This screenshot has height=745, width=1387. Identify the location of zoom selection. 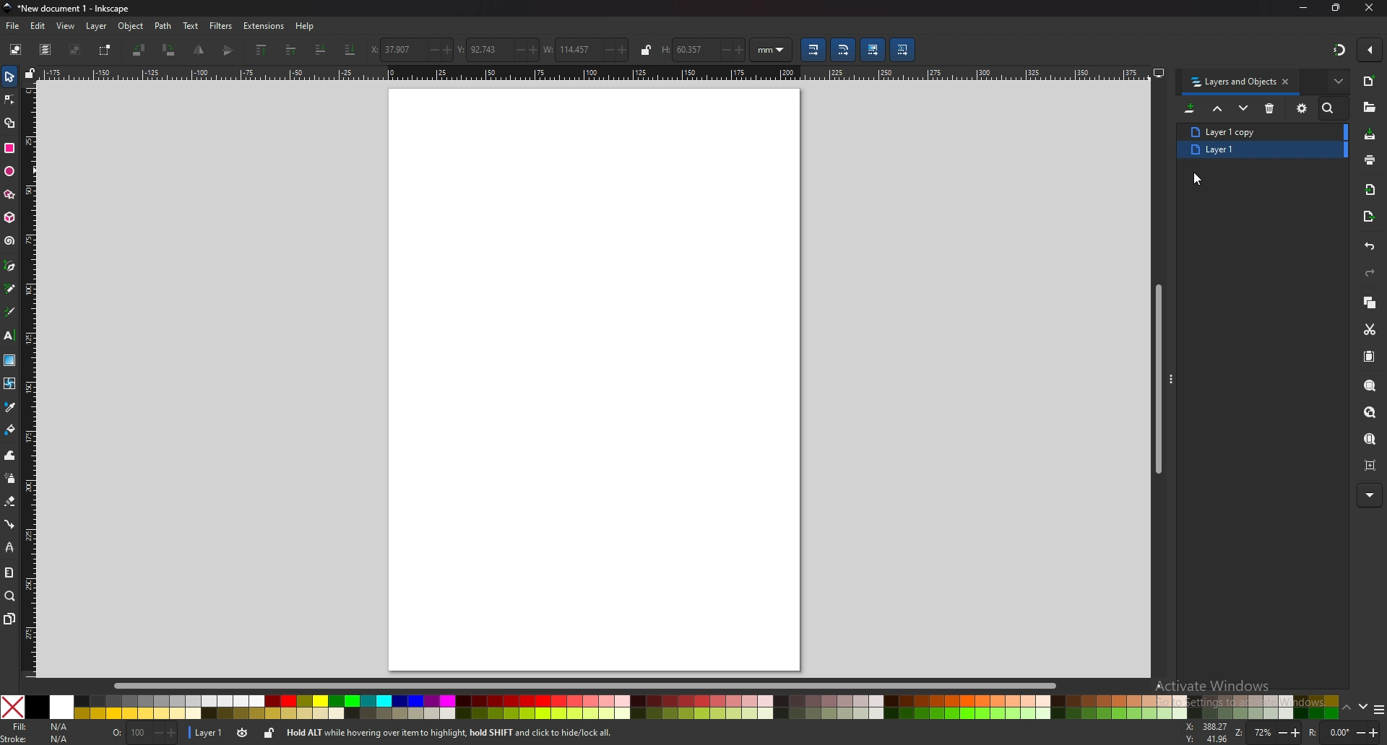
(1371, 385).